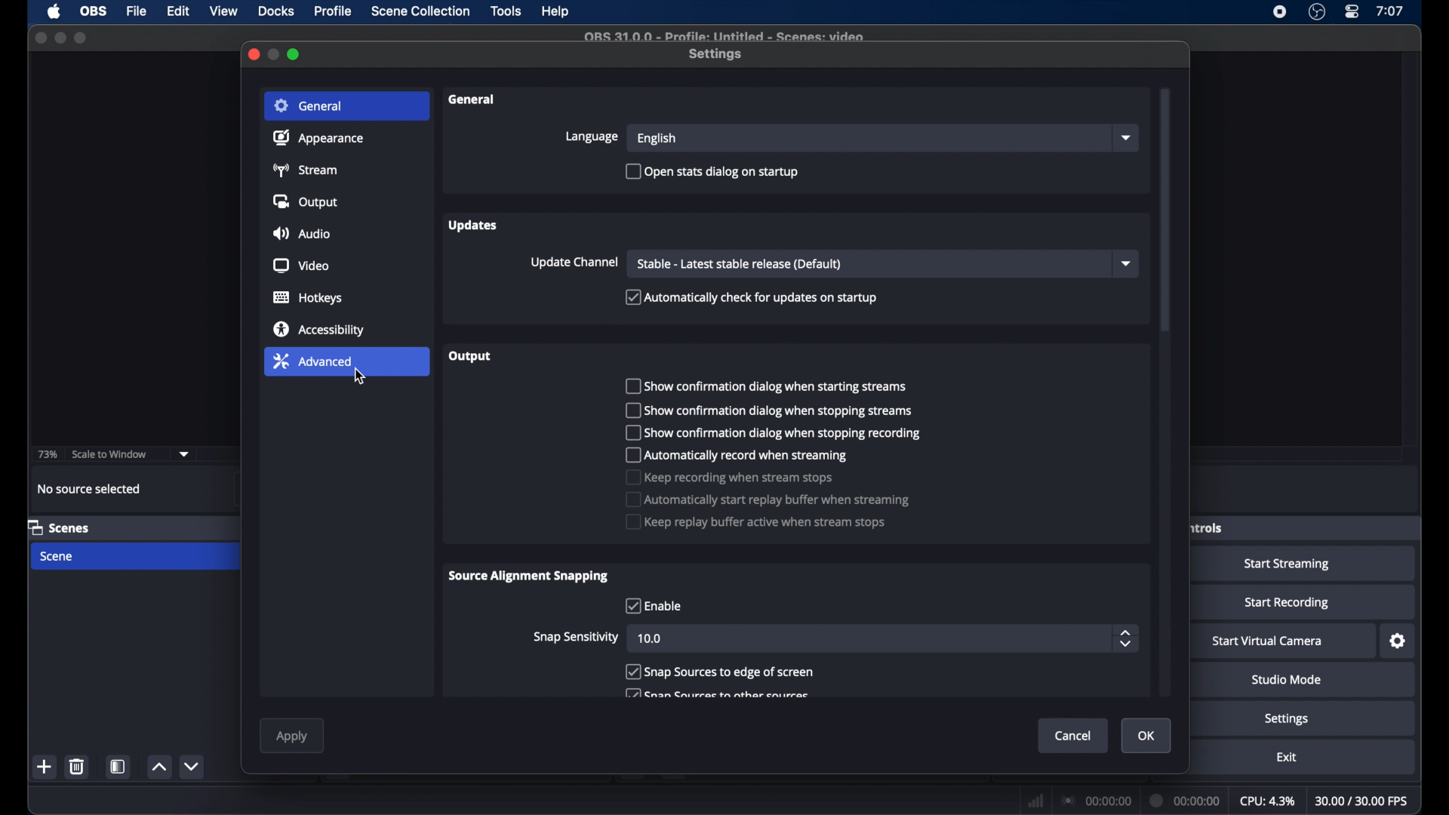  I want to click on checkbox, so click(755, 522).